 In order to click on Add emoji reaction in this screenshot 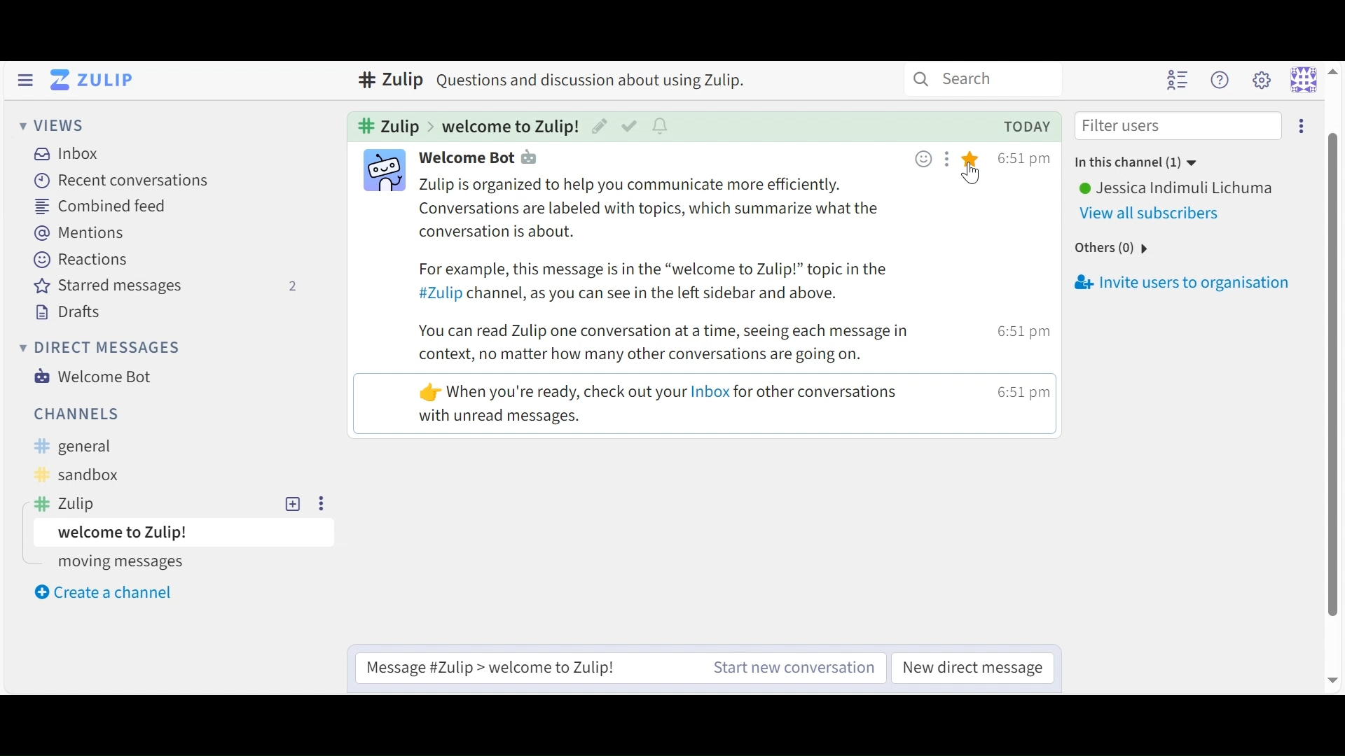, I will do `click(923, 157)`.